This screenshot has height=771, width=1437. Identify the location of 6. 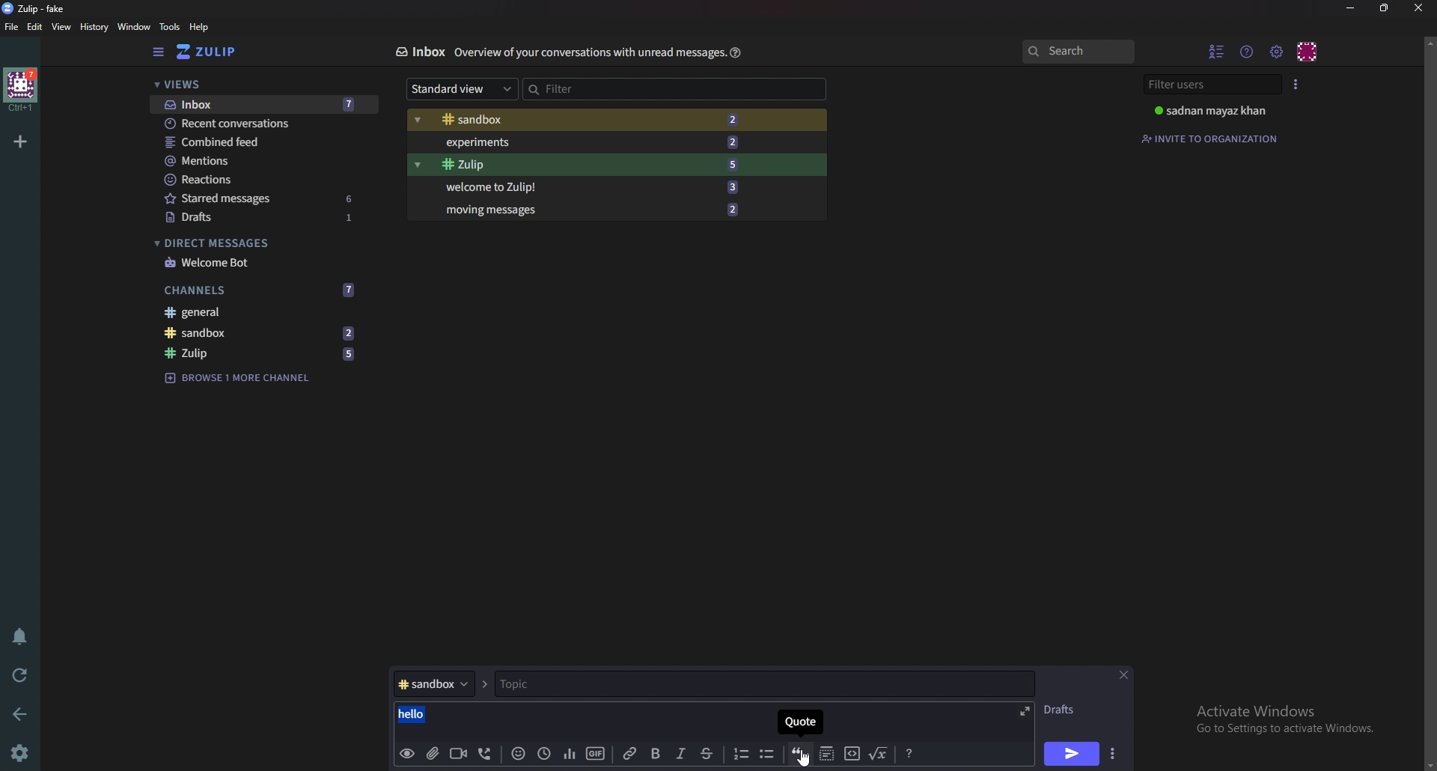
(353, 197).